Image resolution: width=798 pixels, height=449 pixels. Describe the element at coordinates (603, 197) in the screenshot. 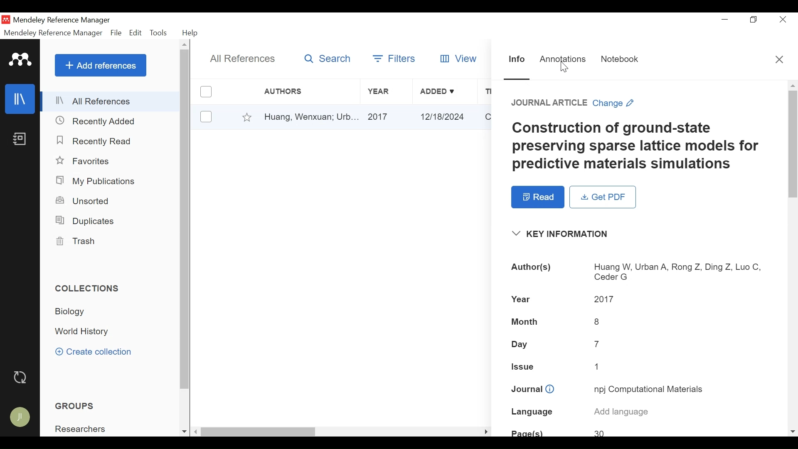

I see `Get PDF` at that location.